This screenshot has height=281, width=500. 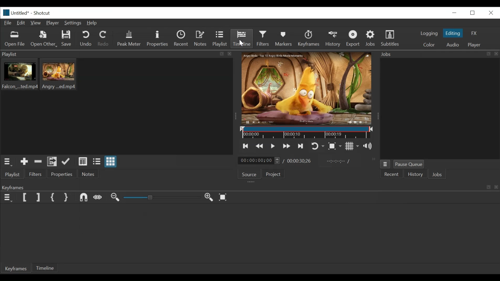 What do you see at coordinates (85, 199) in the screenshot?
I see `Snap` at bounding box center [85, 199].